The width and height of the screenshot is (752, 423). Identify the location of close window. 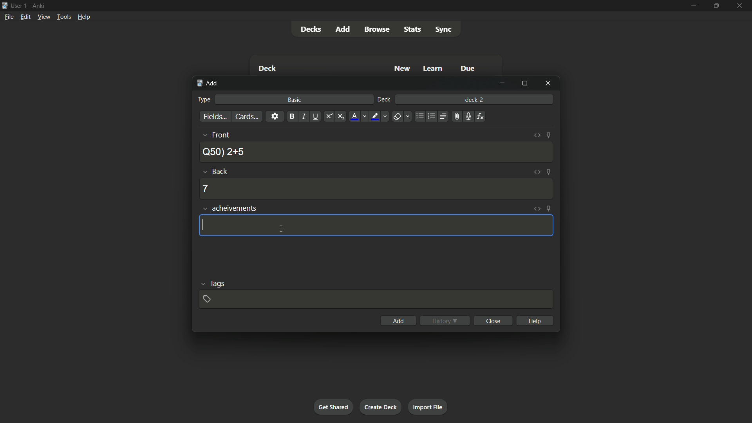
(547, 84).